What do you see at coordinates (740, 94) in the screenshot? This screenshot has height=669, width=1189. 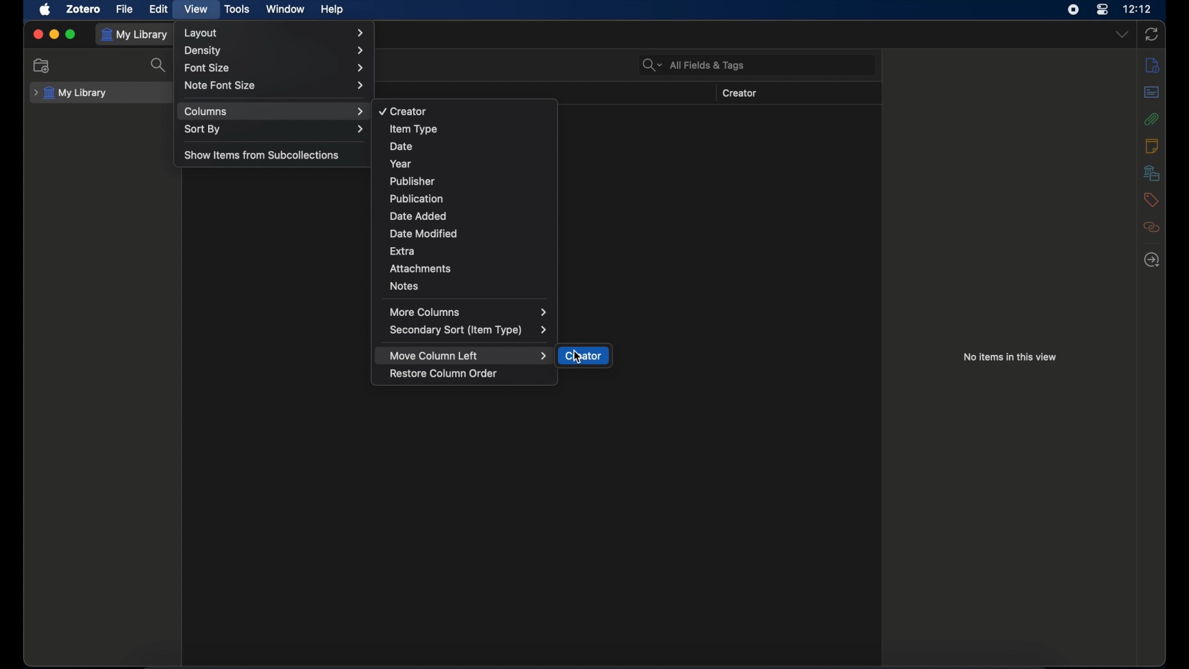 I see `creator` at bounding box center [740, 94].